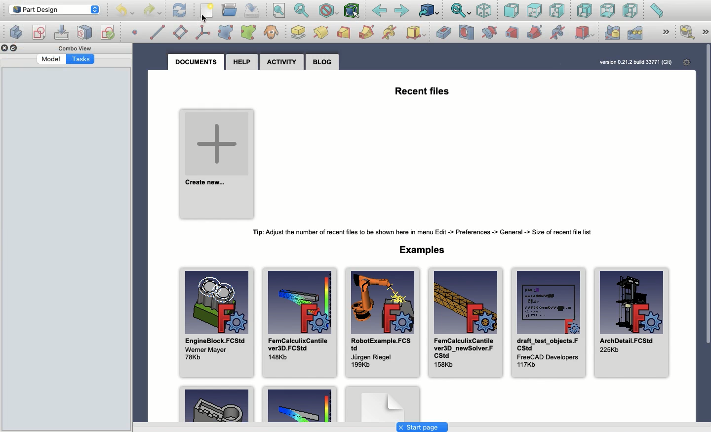  I want to click on Model, so click(51, 59).